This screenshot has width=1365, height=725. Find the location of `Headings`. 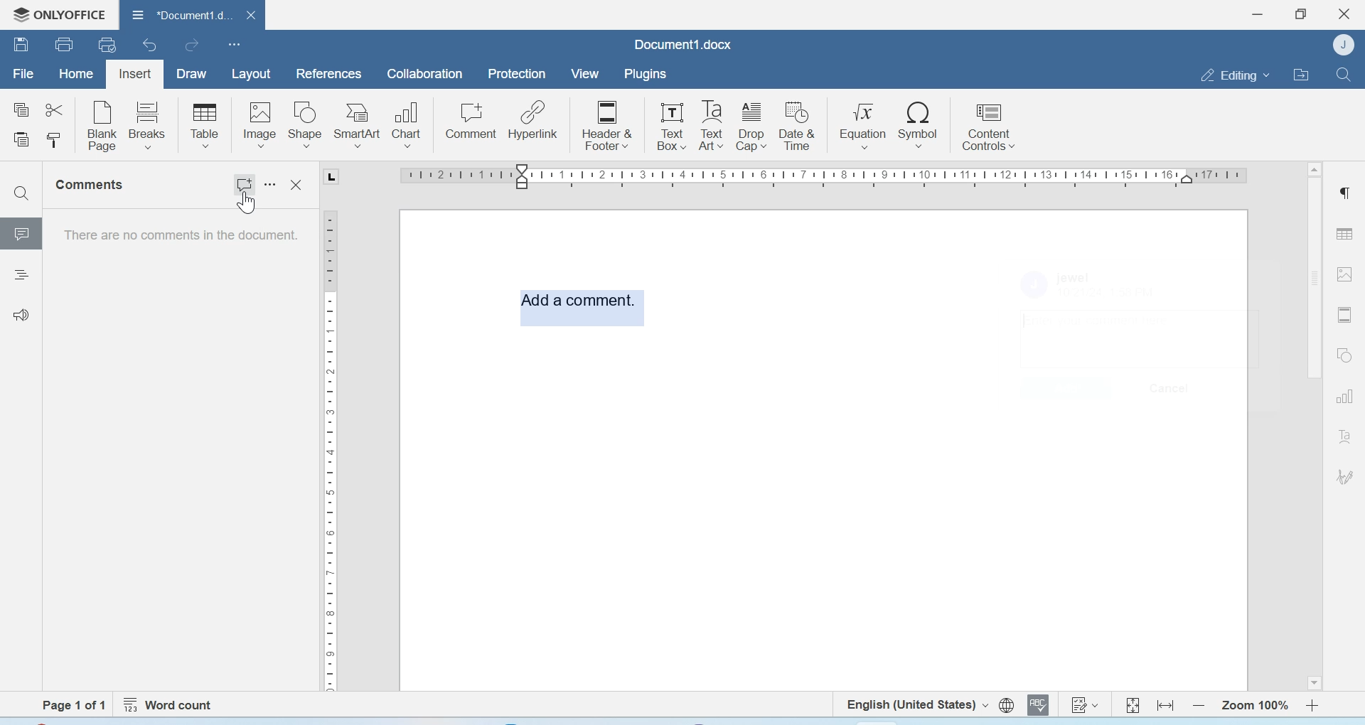

Headings is located at coordinates (21, 276).